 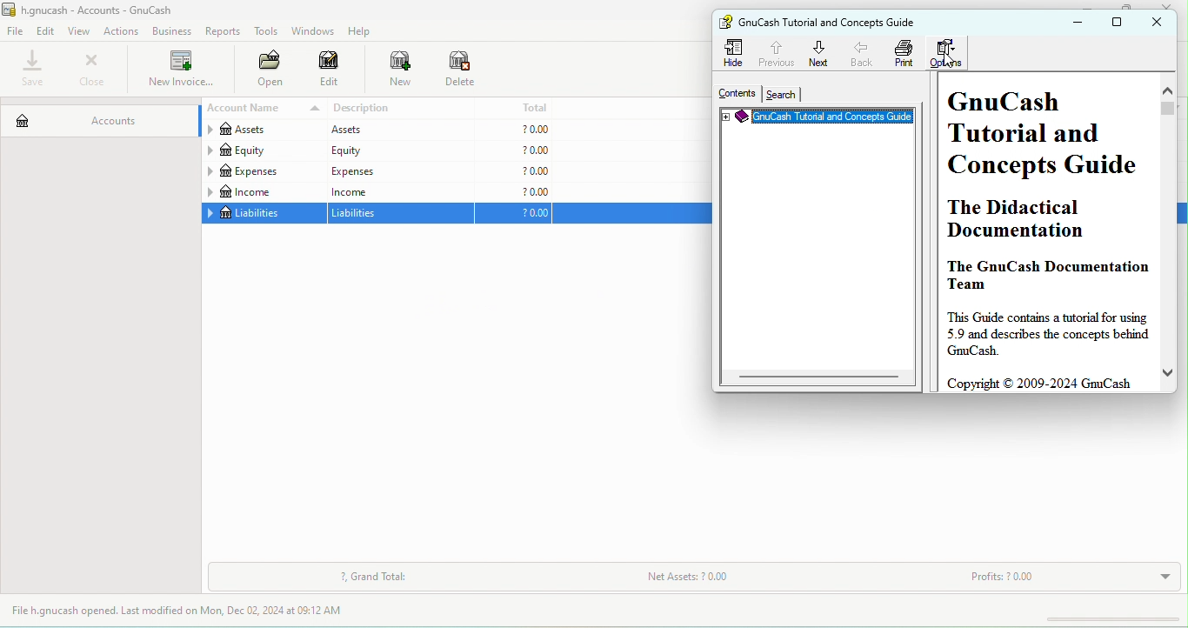 I want to click on edit, so click(x=47, y=30).